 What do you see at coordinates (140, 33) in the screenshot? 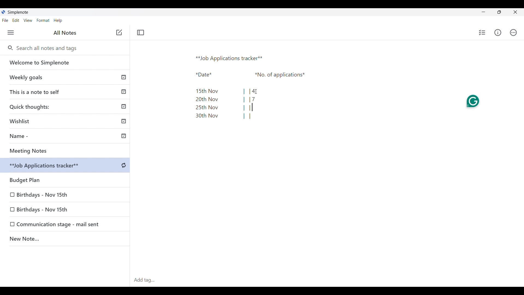
I see `Toggle focus mode` at bounding box center [140, 33].